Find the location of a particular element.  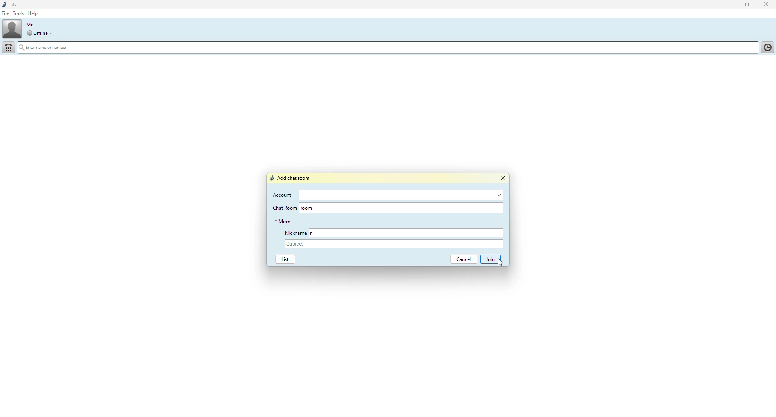

drop down is located at coordinates (52, 33).